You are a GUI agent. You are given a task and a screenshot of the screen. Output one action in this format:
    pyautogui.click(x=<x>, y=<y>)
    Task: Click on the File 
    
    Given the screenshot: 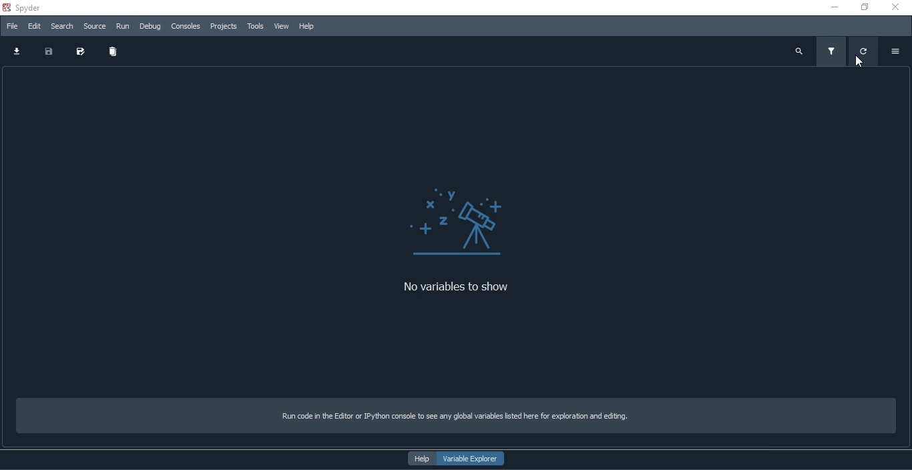 What is the action you would take?
    pyautogui.click(x=11, y=25)
    